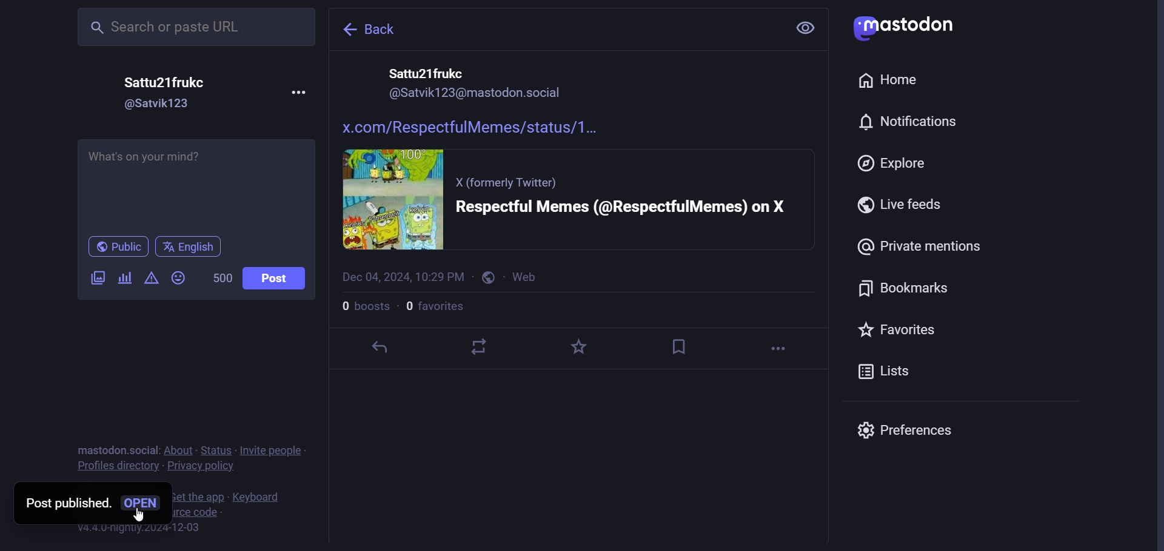 The width and height of the screenshot is (1164, 551). What do you see at coordinates (216, 276) in the screenshot?
I see `500` at bounding box center [216, 276].